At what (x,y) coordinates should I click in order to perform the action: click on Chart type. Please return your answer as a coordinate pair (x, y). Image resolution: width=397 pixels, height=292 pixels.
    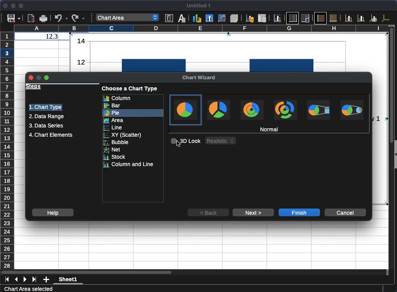
    Looking at the image, I should click on (197, 18).